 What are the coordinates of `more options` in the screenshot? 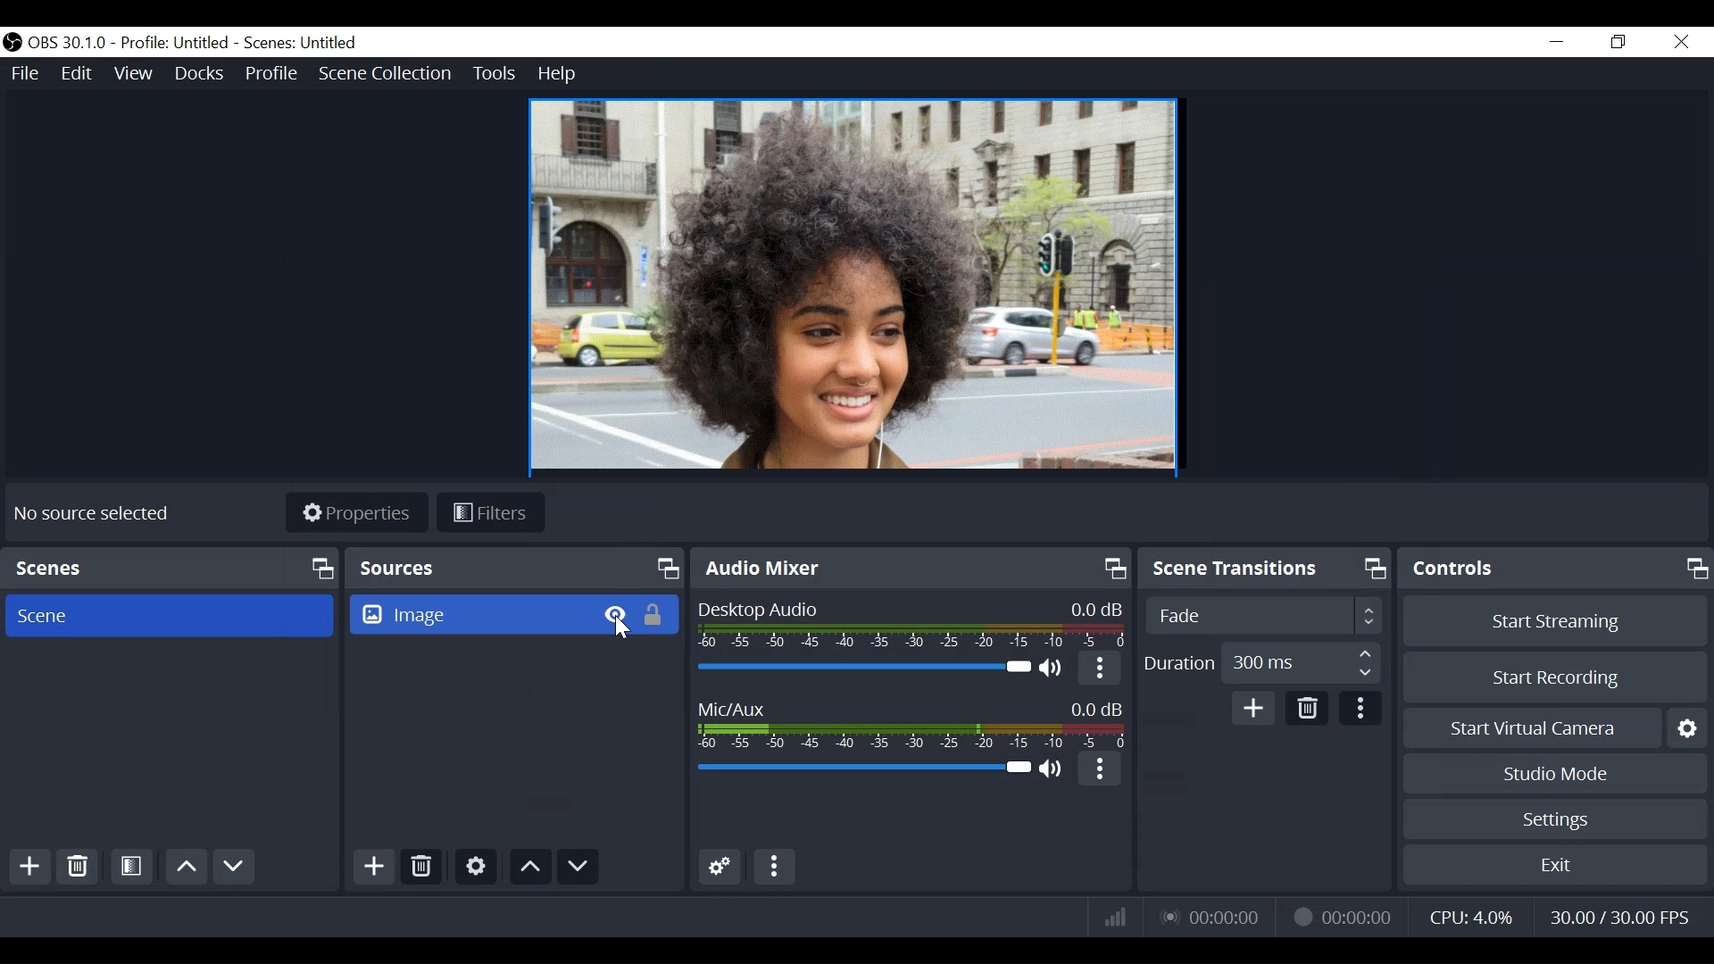 It's located at (776, 868).